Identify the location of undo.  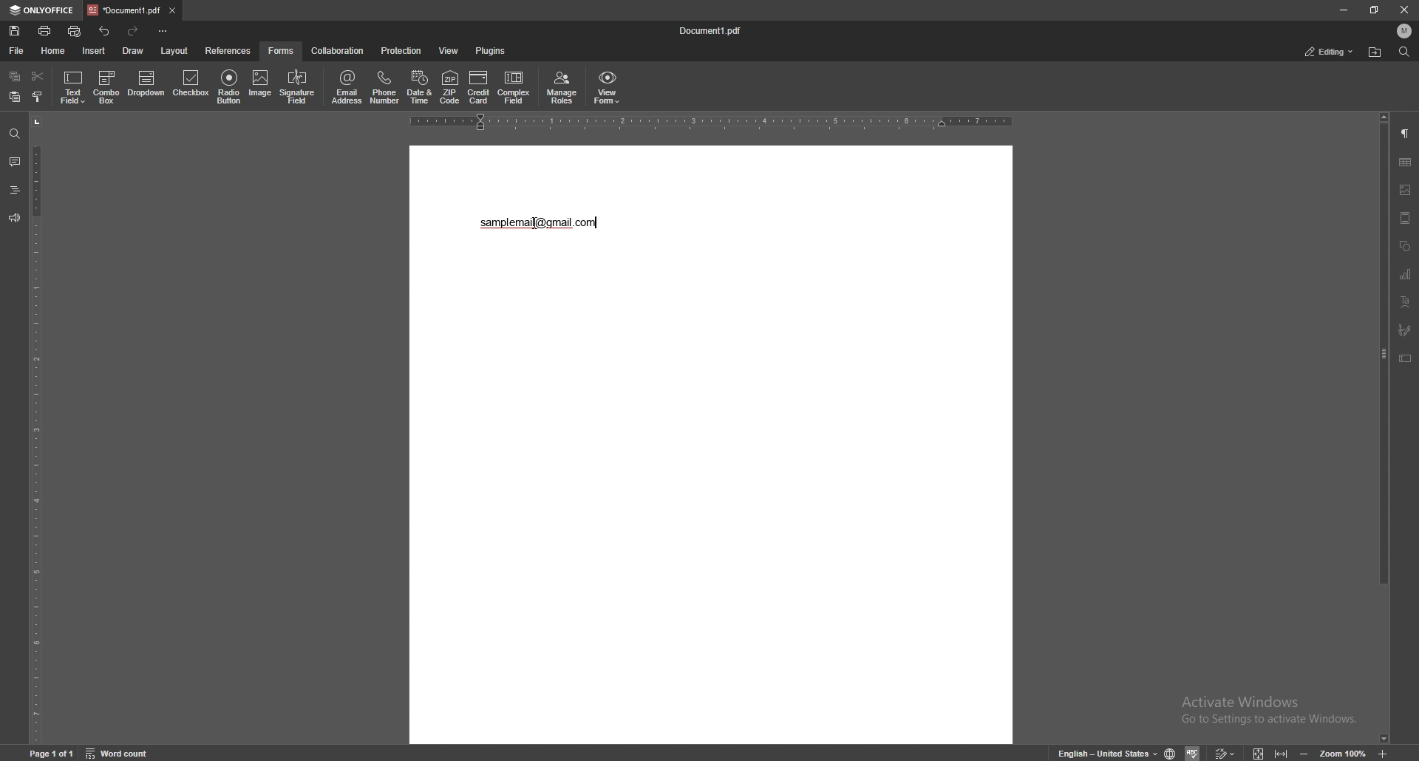
(105, 32).